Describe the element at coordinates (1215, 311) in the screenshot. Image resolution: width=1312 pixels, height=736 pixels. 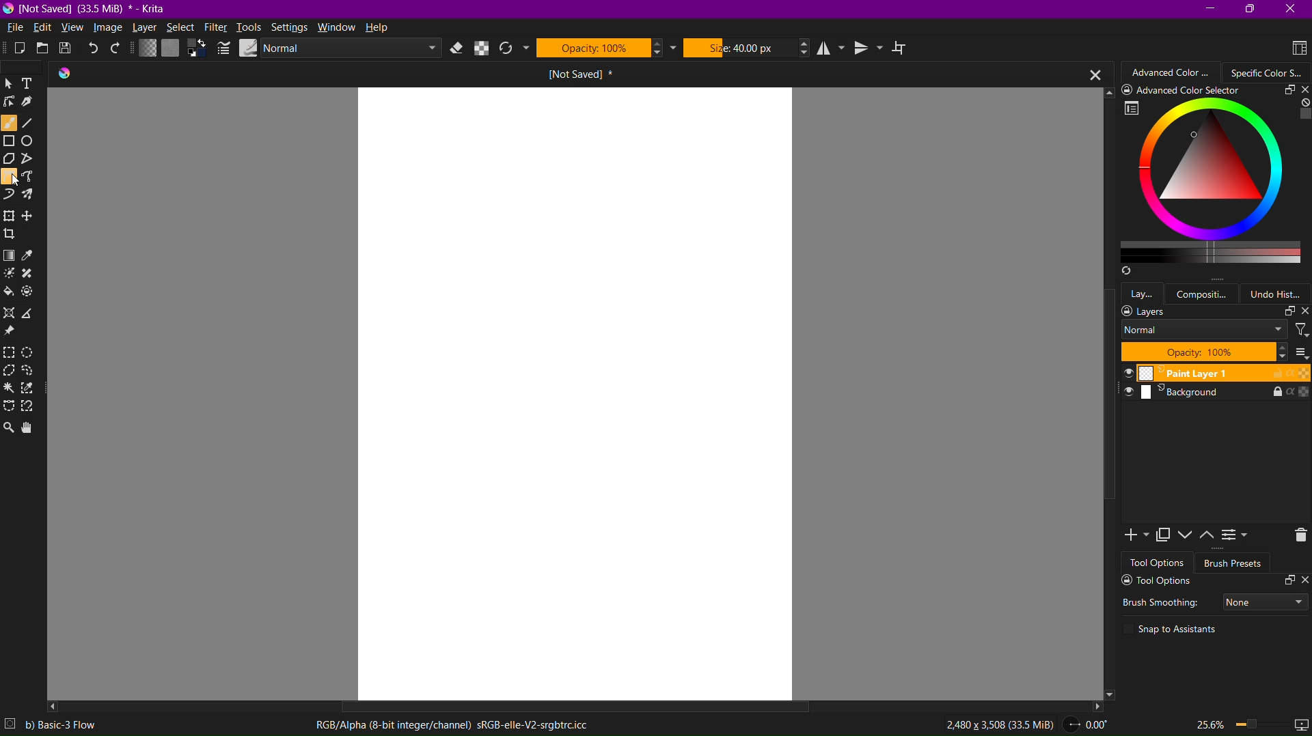
I see `Layers` at that location.